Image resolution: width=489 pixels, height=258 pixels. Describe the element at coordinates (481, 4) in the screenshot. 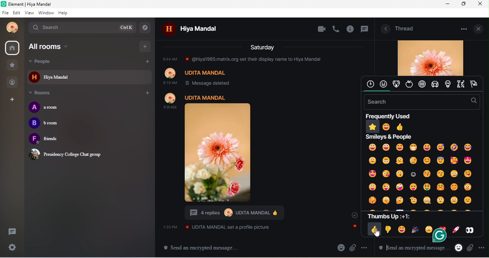

I see `close` at that location.